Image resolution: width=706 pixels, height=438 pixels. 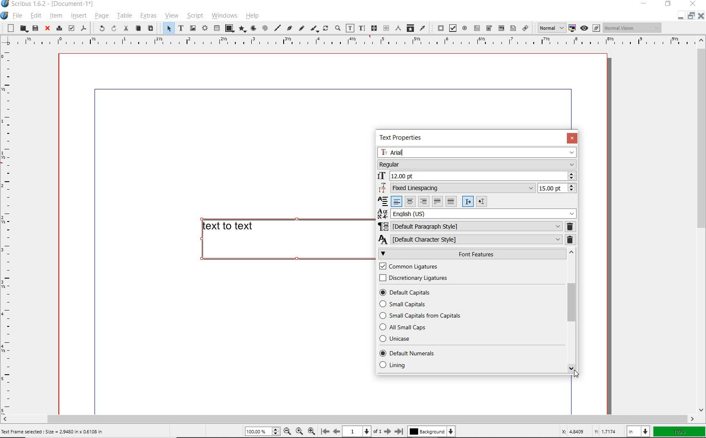 What do you see at coordinates (194, 16) in the screenshot?
I see `script` at bounding box center [194, 16].